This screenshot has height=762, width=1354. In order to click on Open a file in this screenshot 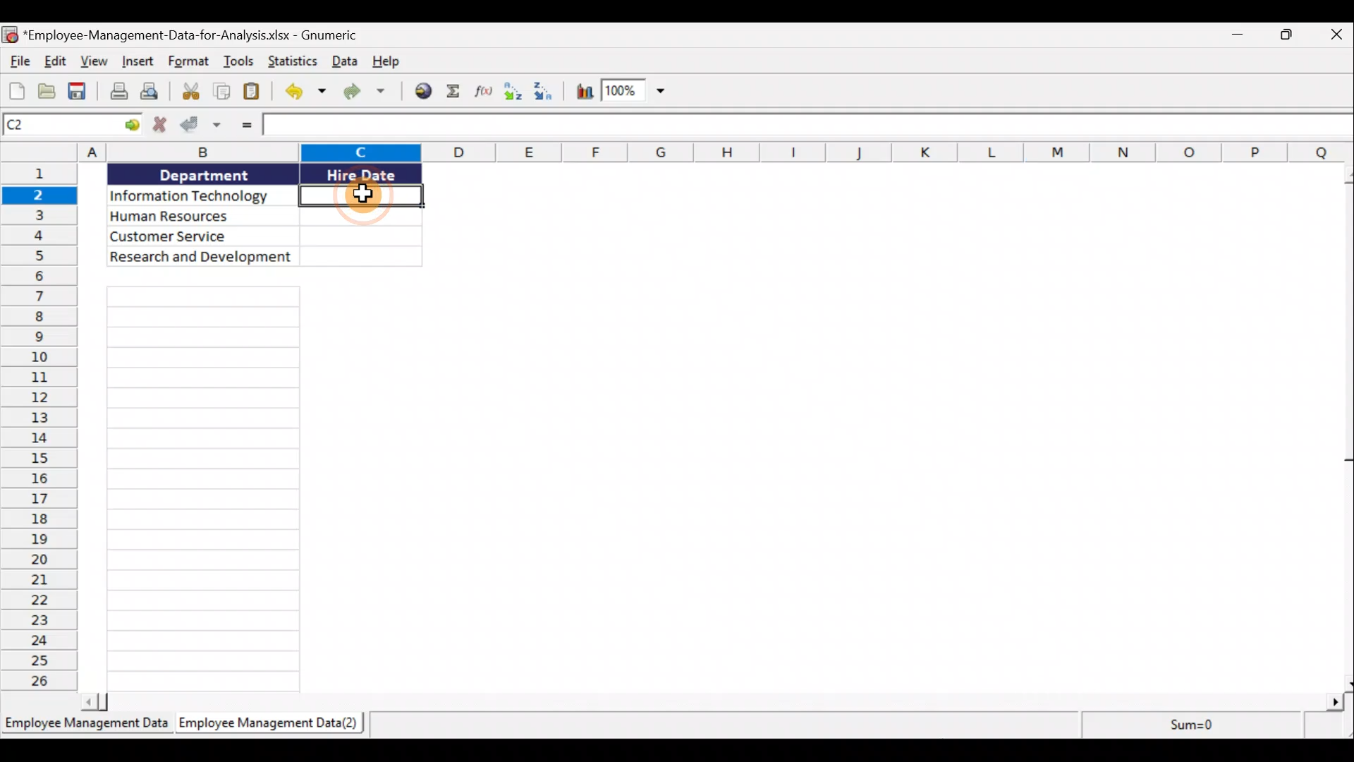, I will do `click(47, 92)`.